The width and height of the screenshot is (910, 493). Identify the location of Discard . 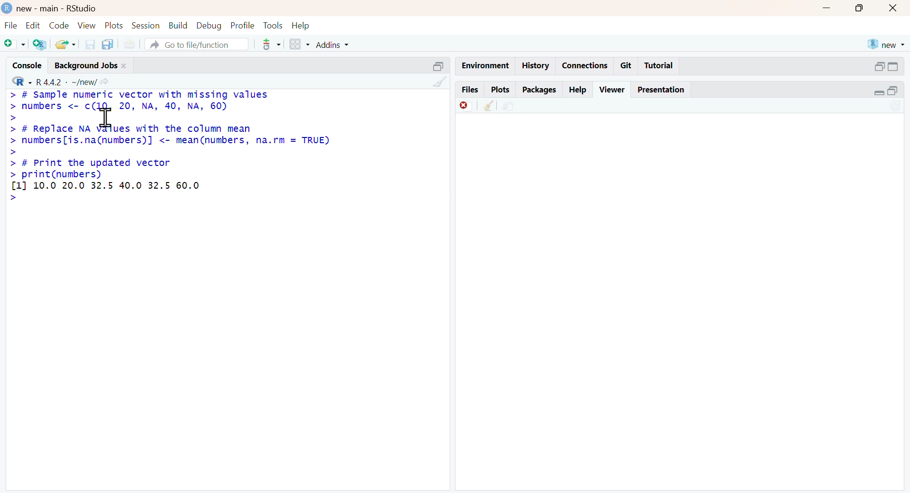
(466, 106).